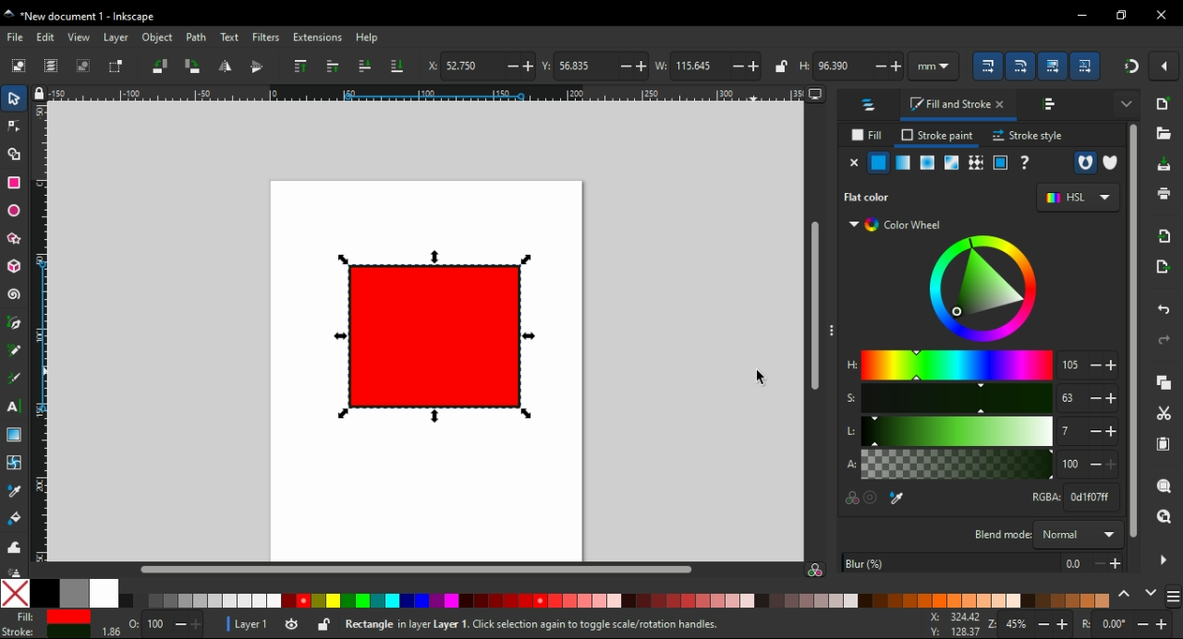  Describe the element at coordinates (1076, 199) in the screenshot. I see `color mode selection` at that location.